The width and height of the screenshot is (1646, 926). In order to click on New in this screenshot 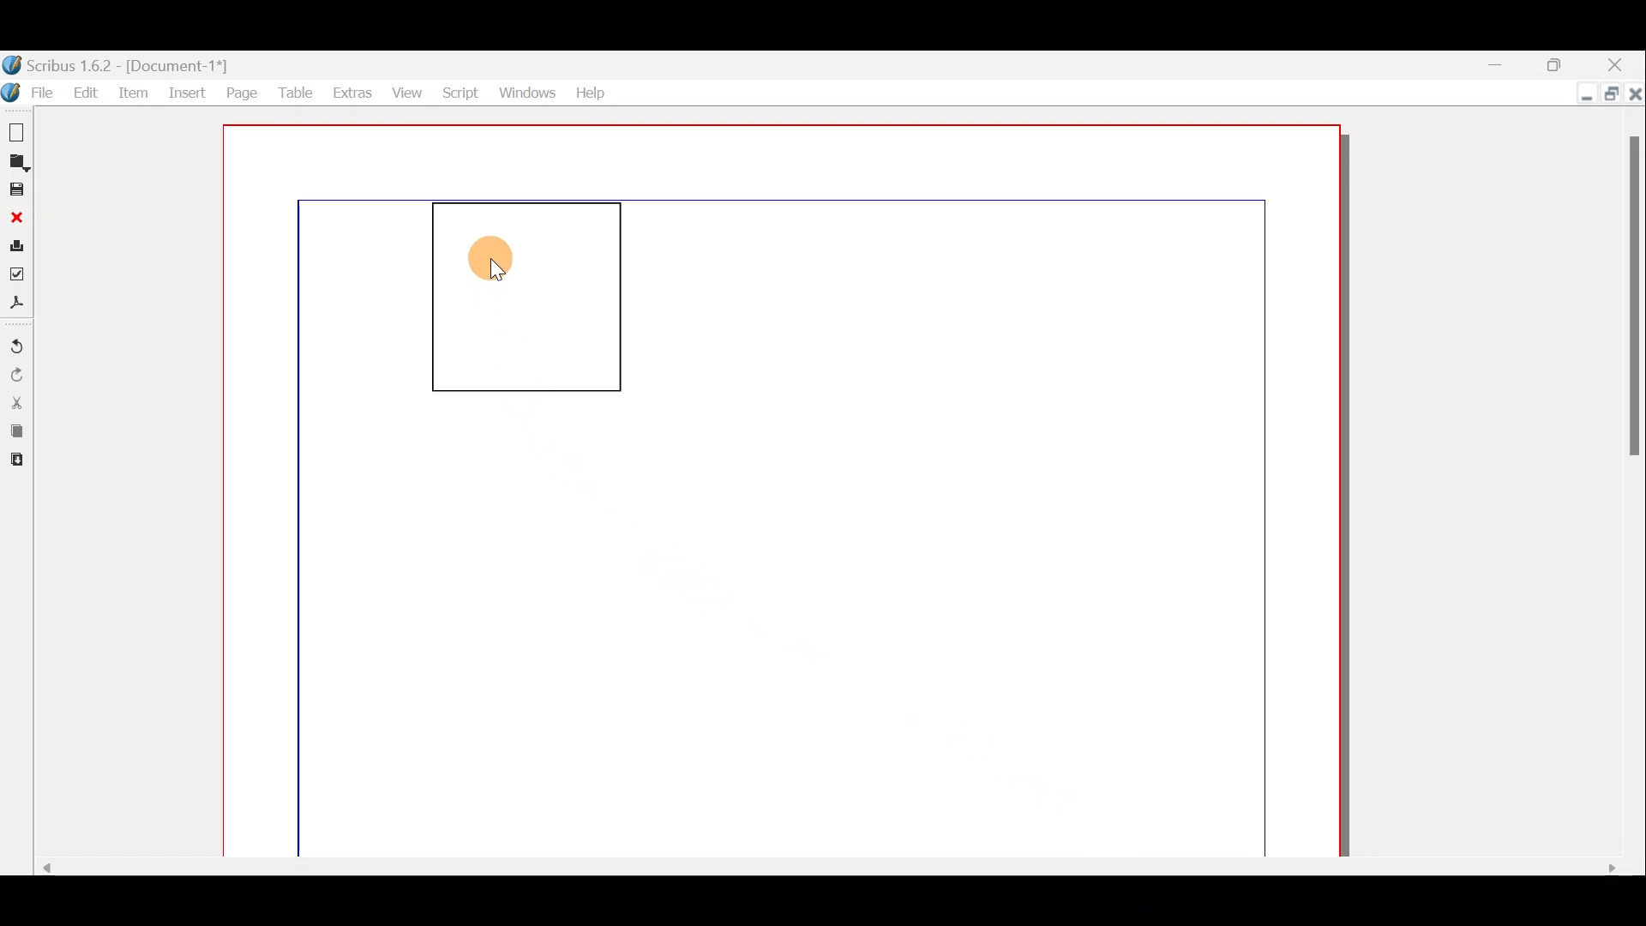, I will do `click(15, 129)`.